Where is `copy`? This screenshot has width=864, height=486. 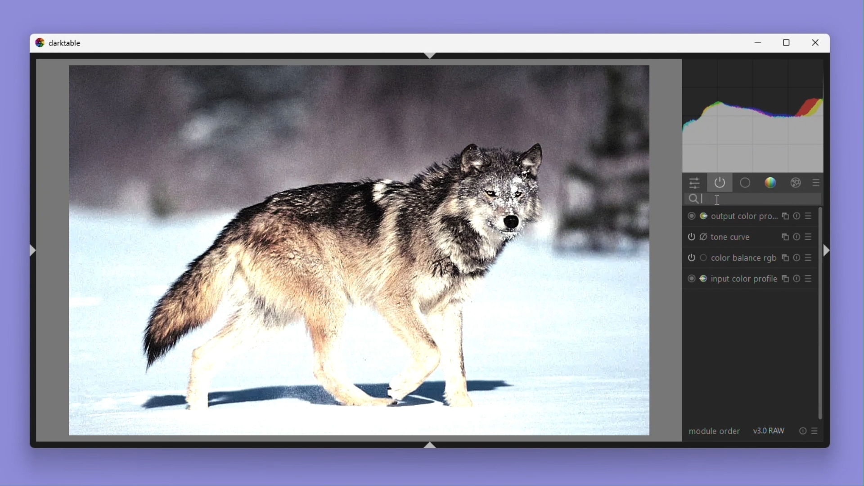
copy is located at coordinates (785, 237).